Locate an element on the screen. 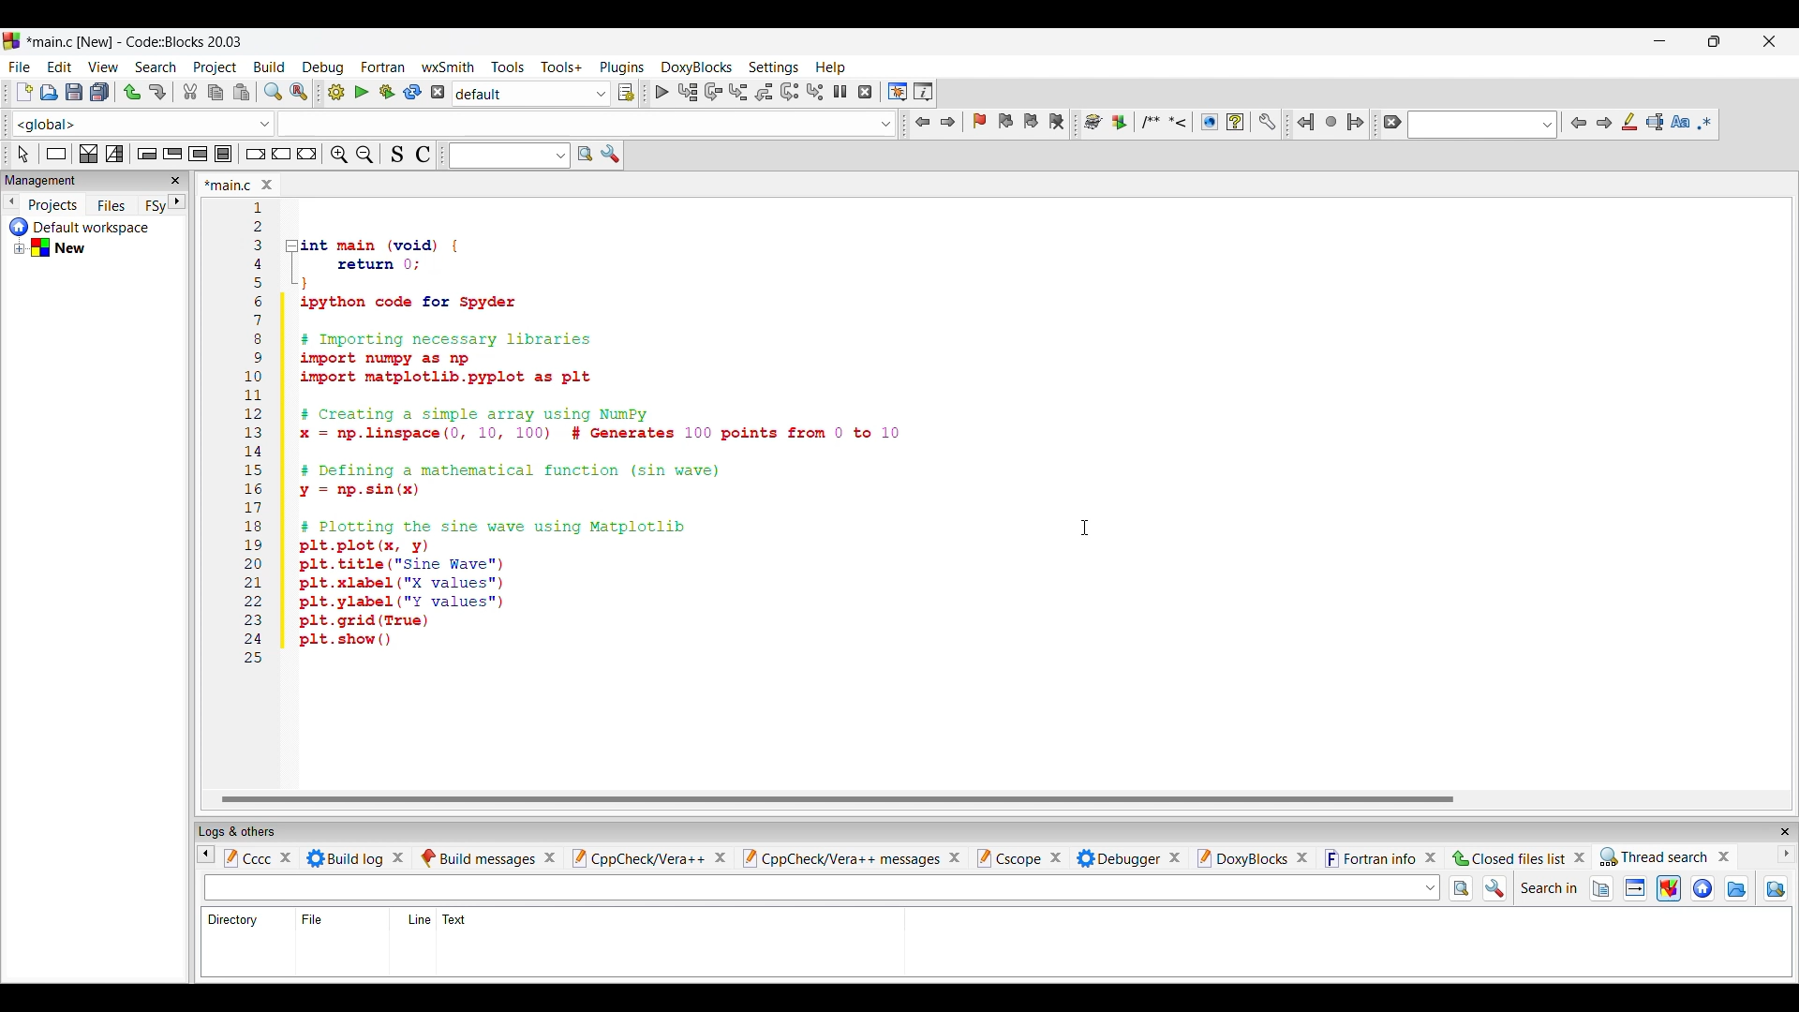 The width and height of the screenshot is (1799, 1012). Vertical scroll bar is located at coordinates (851, 796).